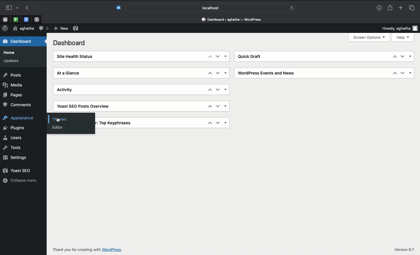 The width and height of the screenshot is (420, 255). I want to click on New tab, so click(401, 8).